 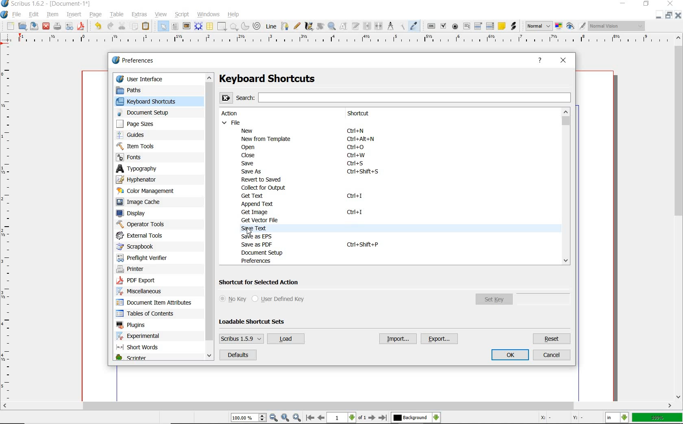 I want to click on new from template, so click(x=268, y=139).